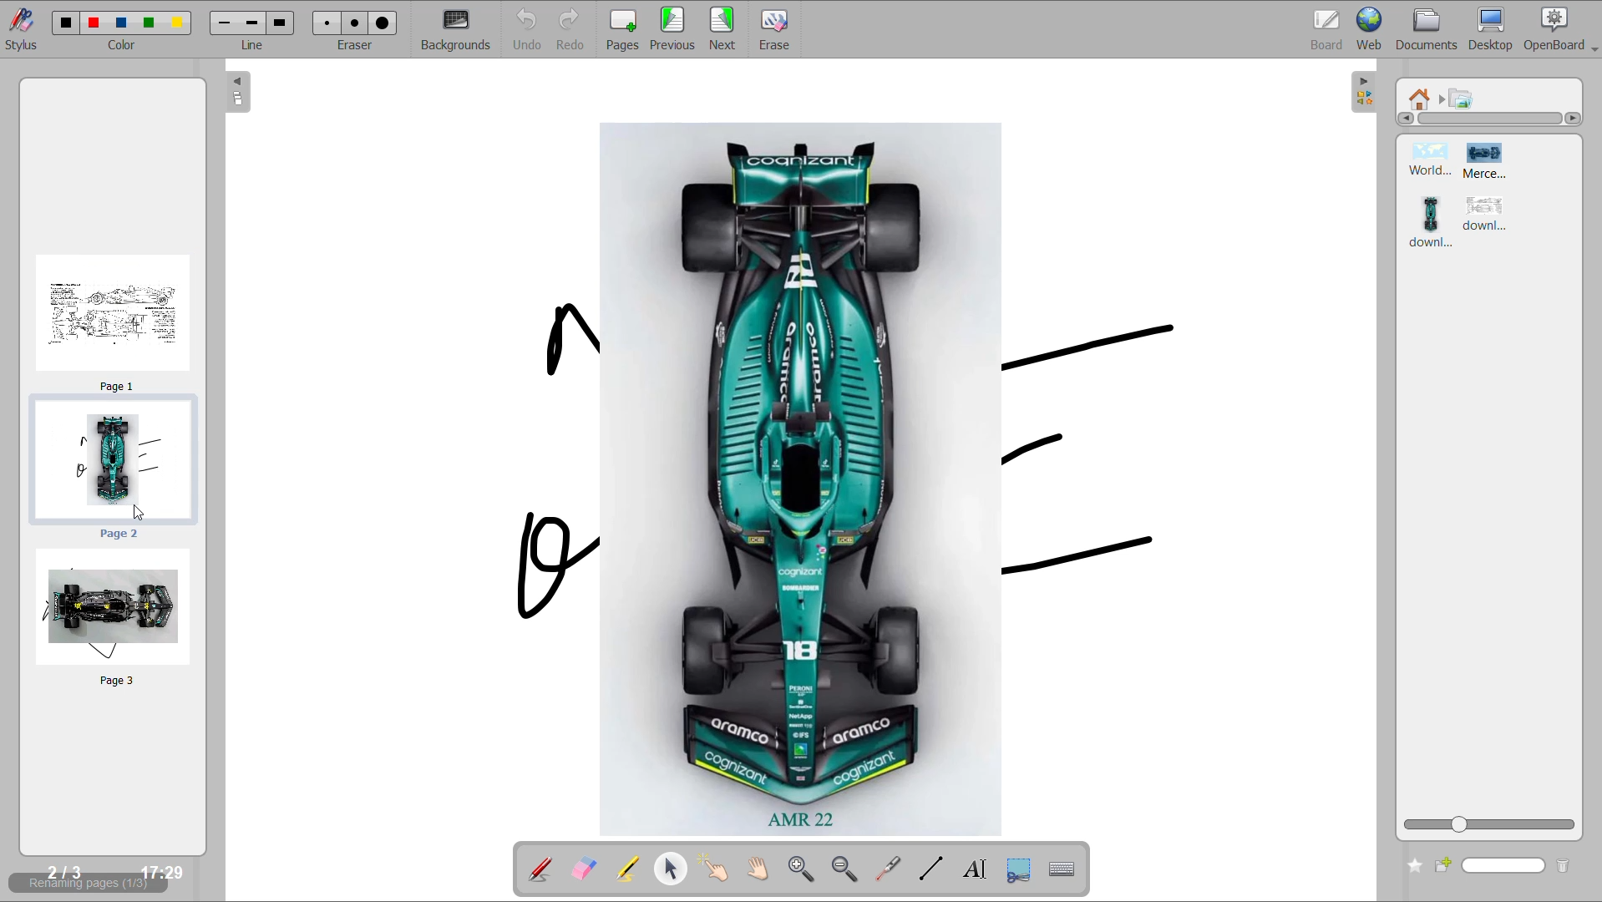 The image size is (1602, 902). What do you see at coordinates (1488, 823) in the screenshot?
I see `zoom slider` at bounding box center [1488, 823].